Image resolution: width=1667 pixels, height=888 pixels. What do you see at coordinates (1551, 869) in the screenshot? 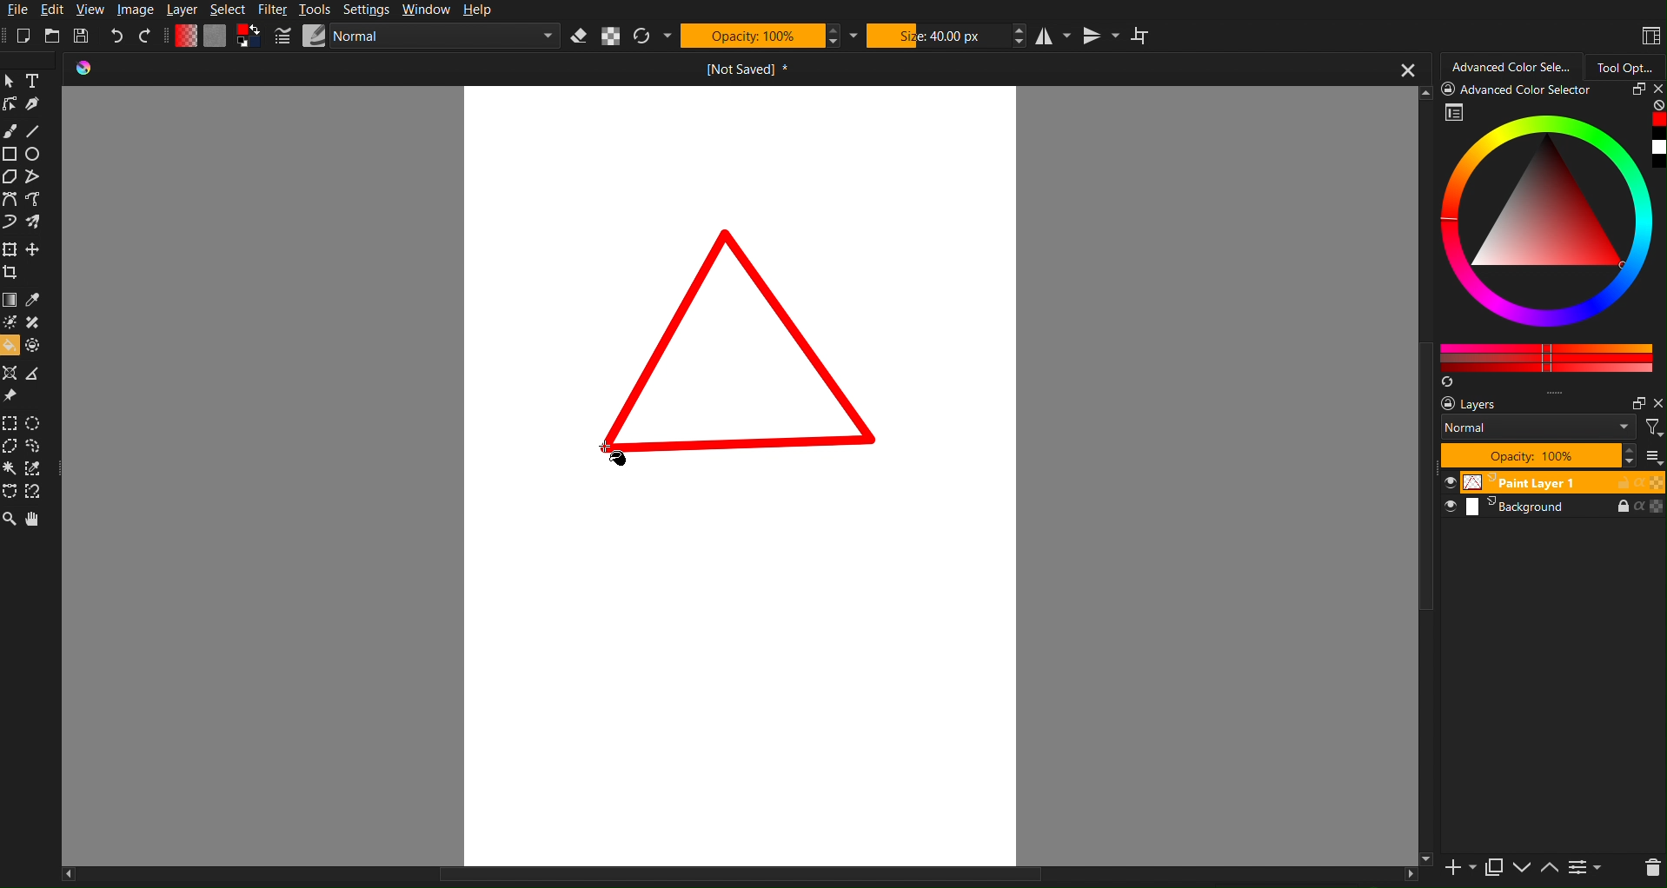
I see `move layer up` at bounding box center [1551, 869].